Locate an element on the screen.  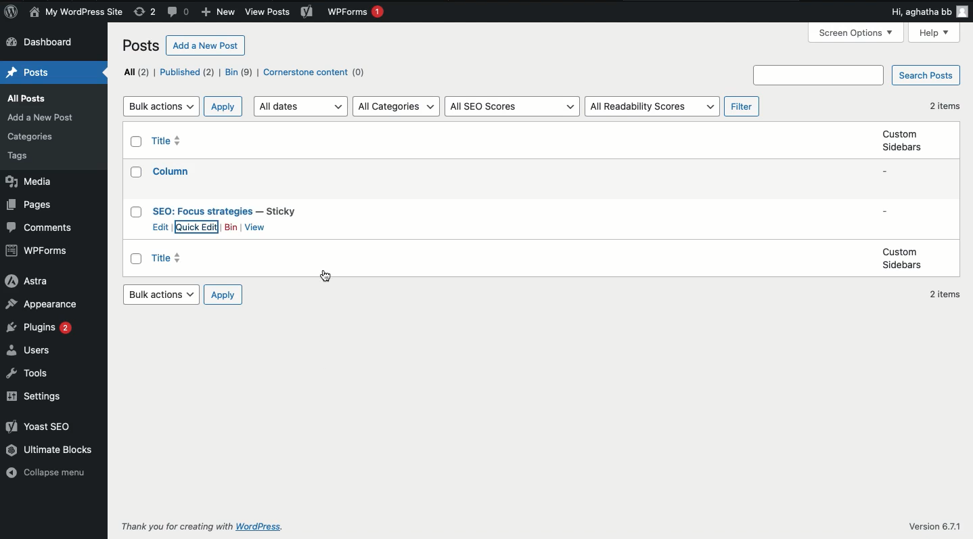
Comments is located at coordinates (180, 13).